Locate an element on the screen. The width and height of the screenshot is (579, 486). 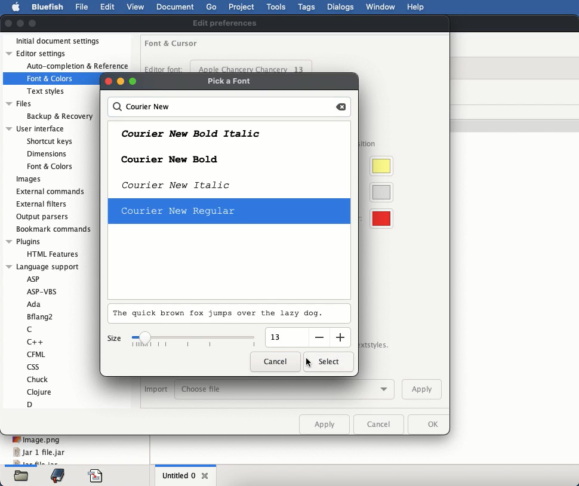
edit is located at coordinates (107, 7).